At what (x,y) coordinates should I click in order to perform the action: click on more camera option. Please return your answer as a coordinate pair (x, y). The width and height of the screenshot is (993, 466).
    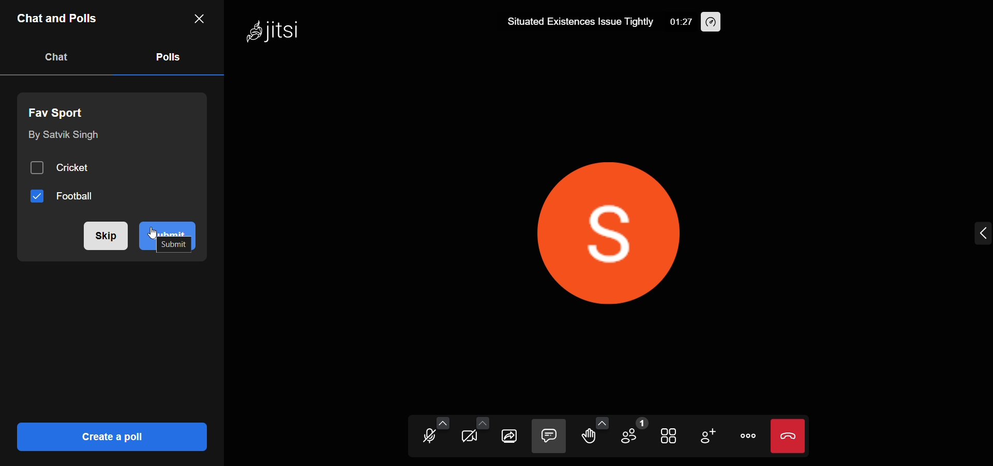
    Looking at the image, I should click on (481, 422).